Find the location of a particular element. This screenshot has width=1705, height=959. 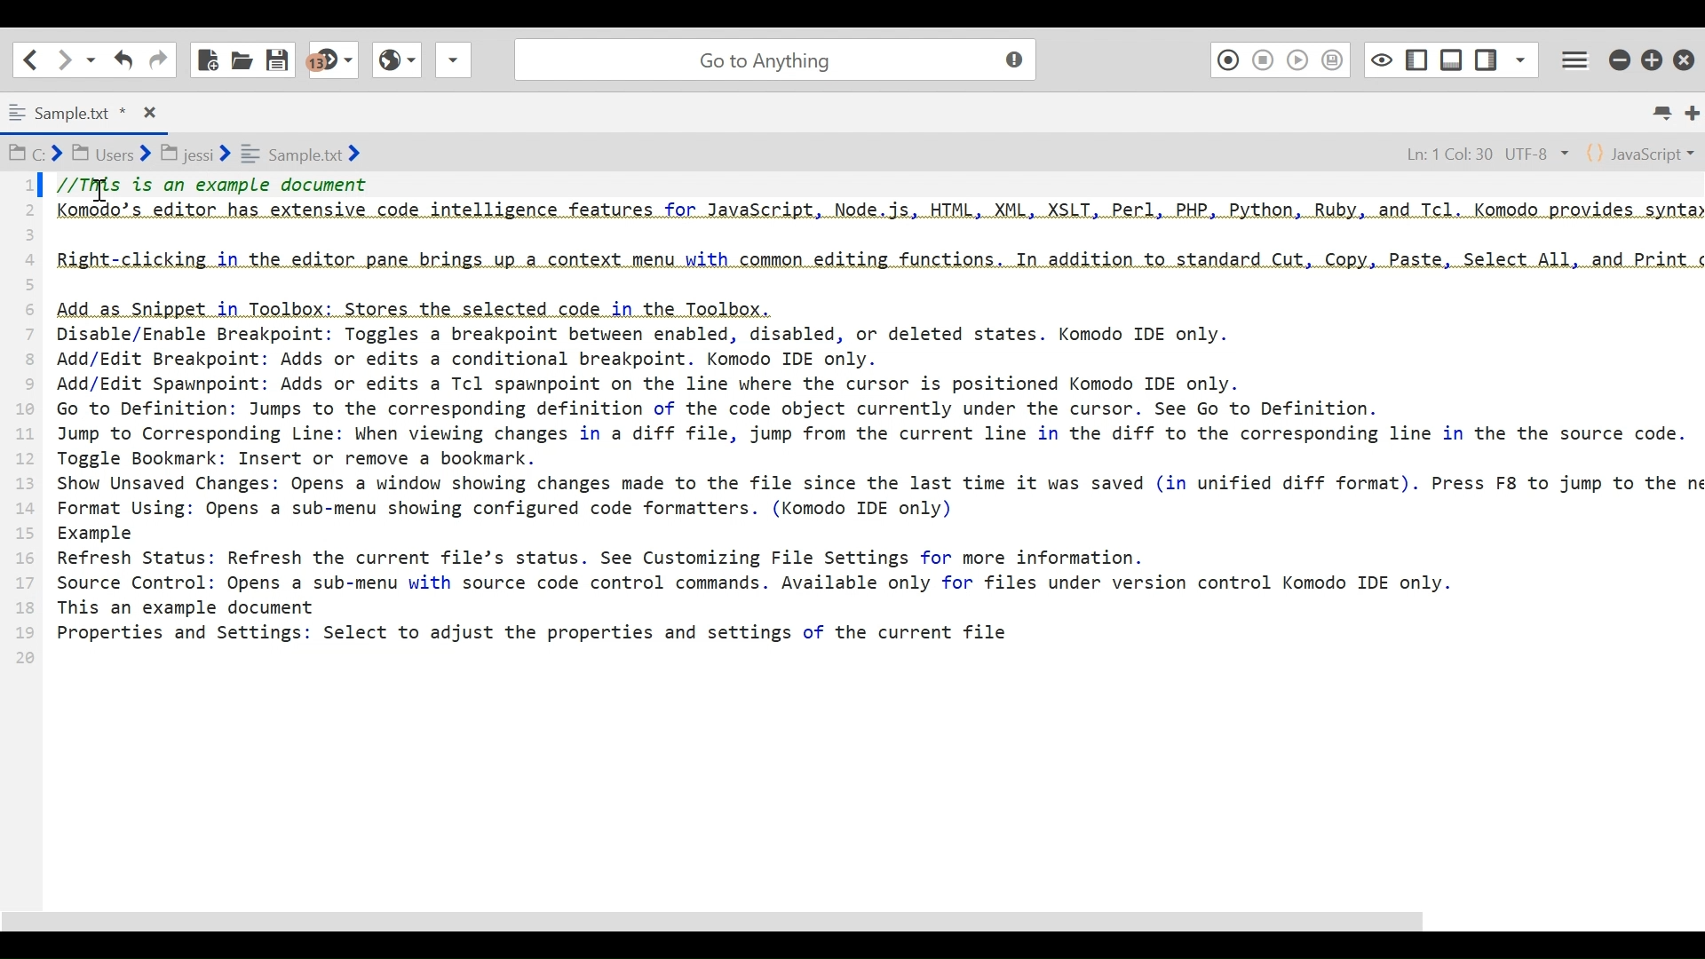

Application menu is located at coordinates (1578, 58).